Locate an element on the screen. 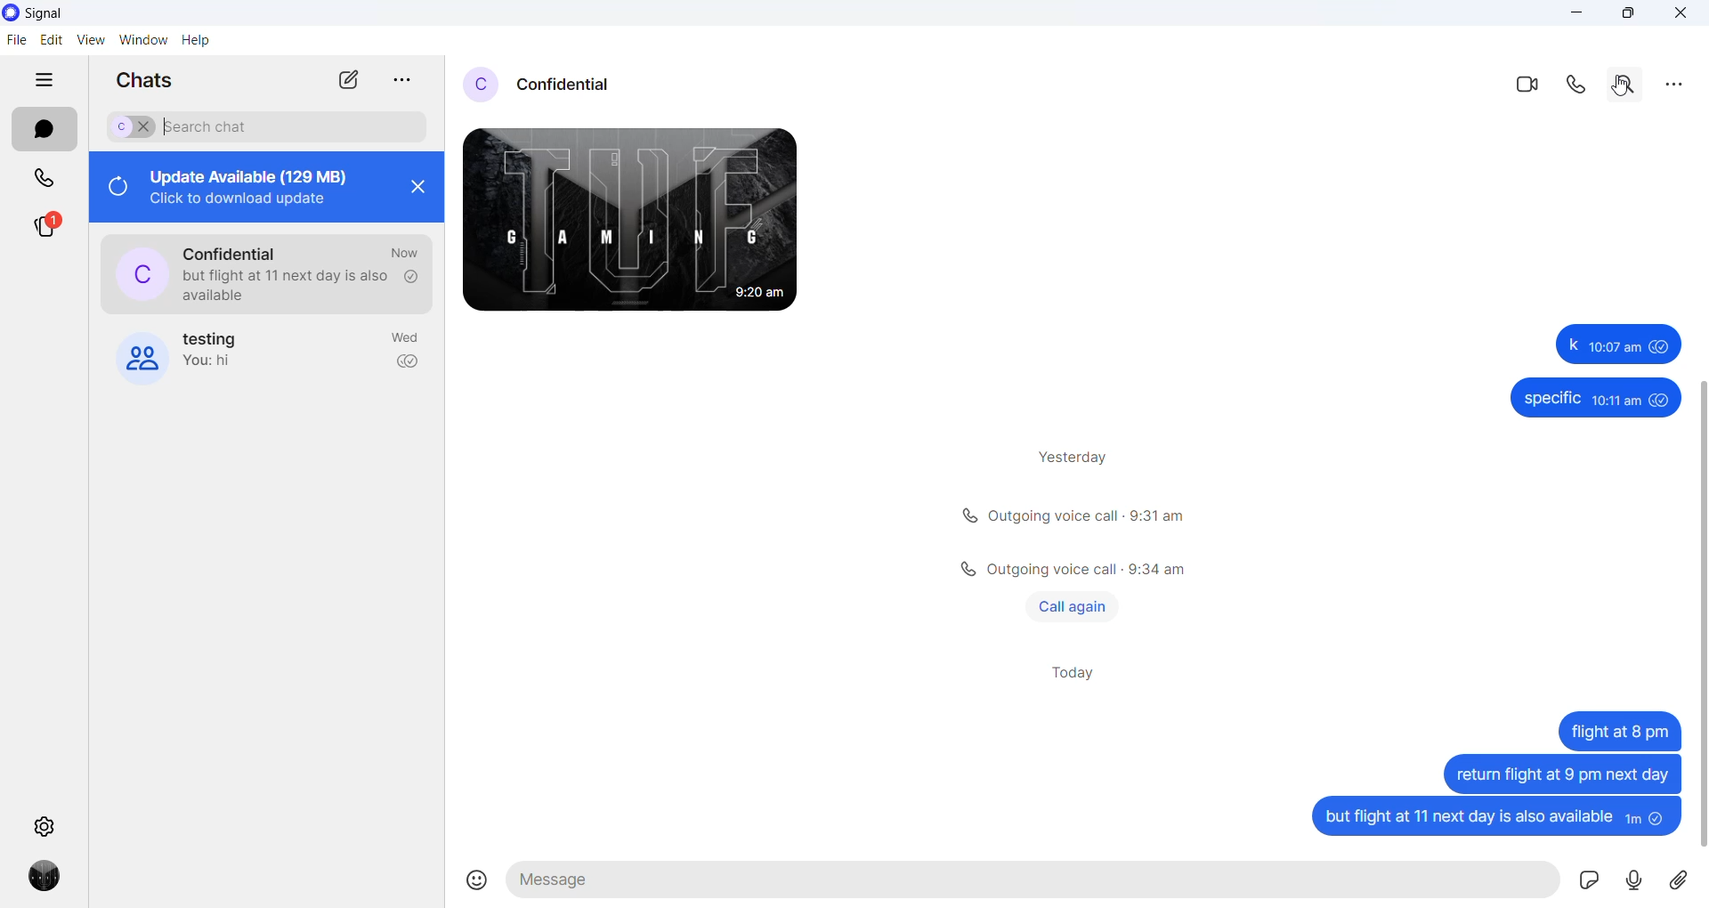 The width and height of the screenshot is (1709, 908). close is located at coordinates (417, 192).